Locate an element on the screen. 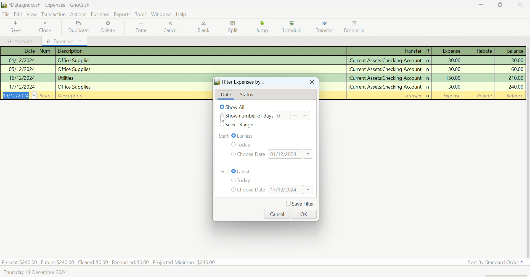 This screenshot has width=530, height=277. Transfer is located at coordinates (326, 27).